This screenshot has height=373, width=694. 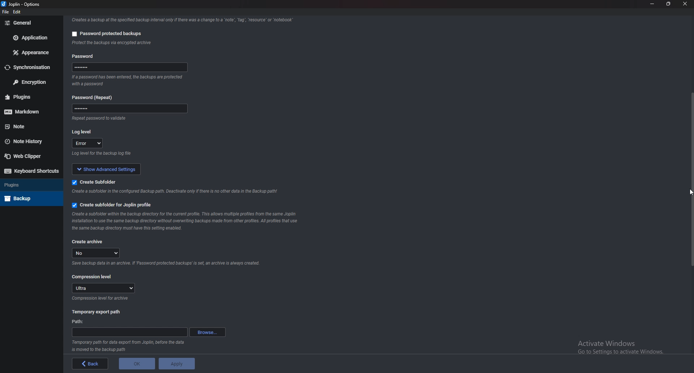 What do you see at coordinates (101, 299) in the screenshot?
I see `Info` at bounding box center [101, 299].